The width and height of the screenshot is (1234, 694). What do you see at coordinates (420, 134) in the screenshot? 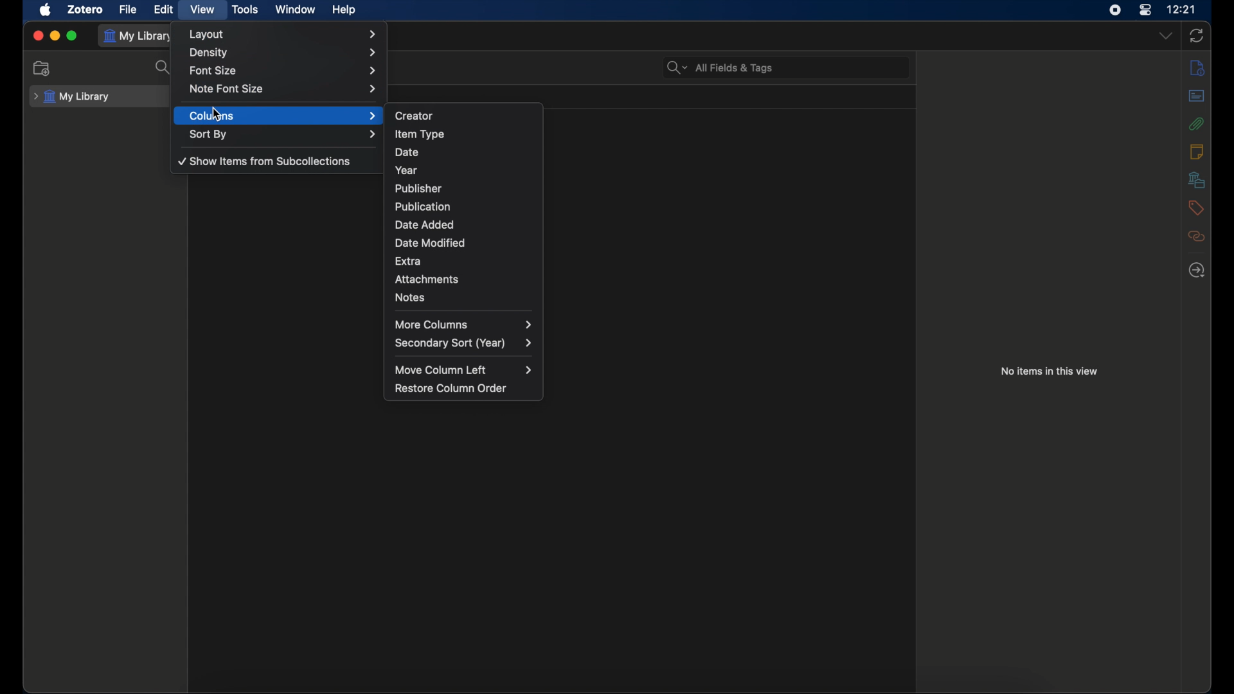
I see `item type` at bounding box center [420, 134].